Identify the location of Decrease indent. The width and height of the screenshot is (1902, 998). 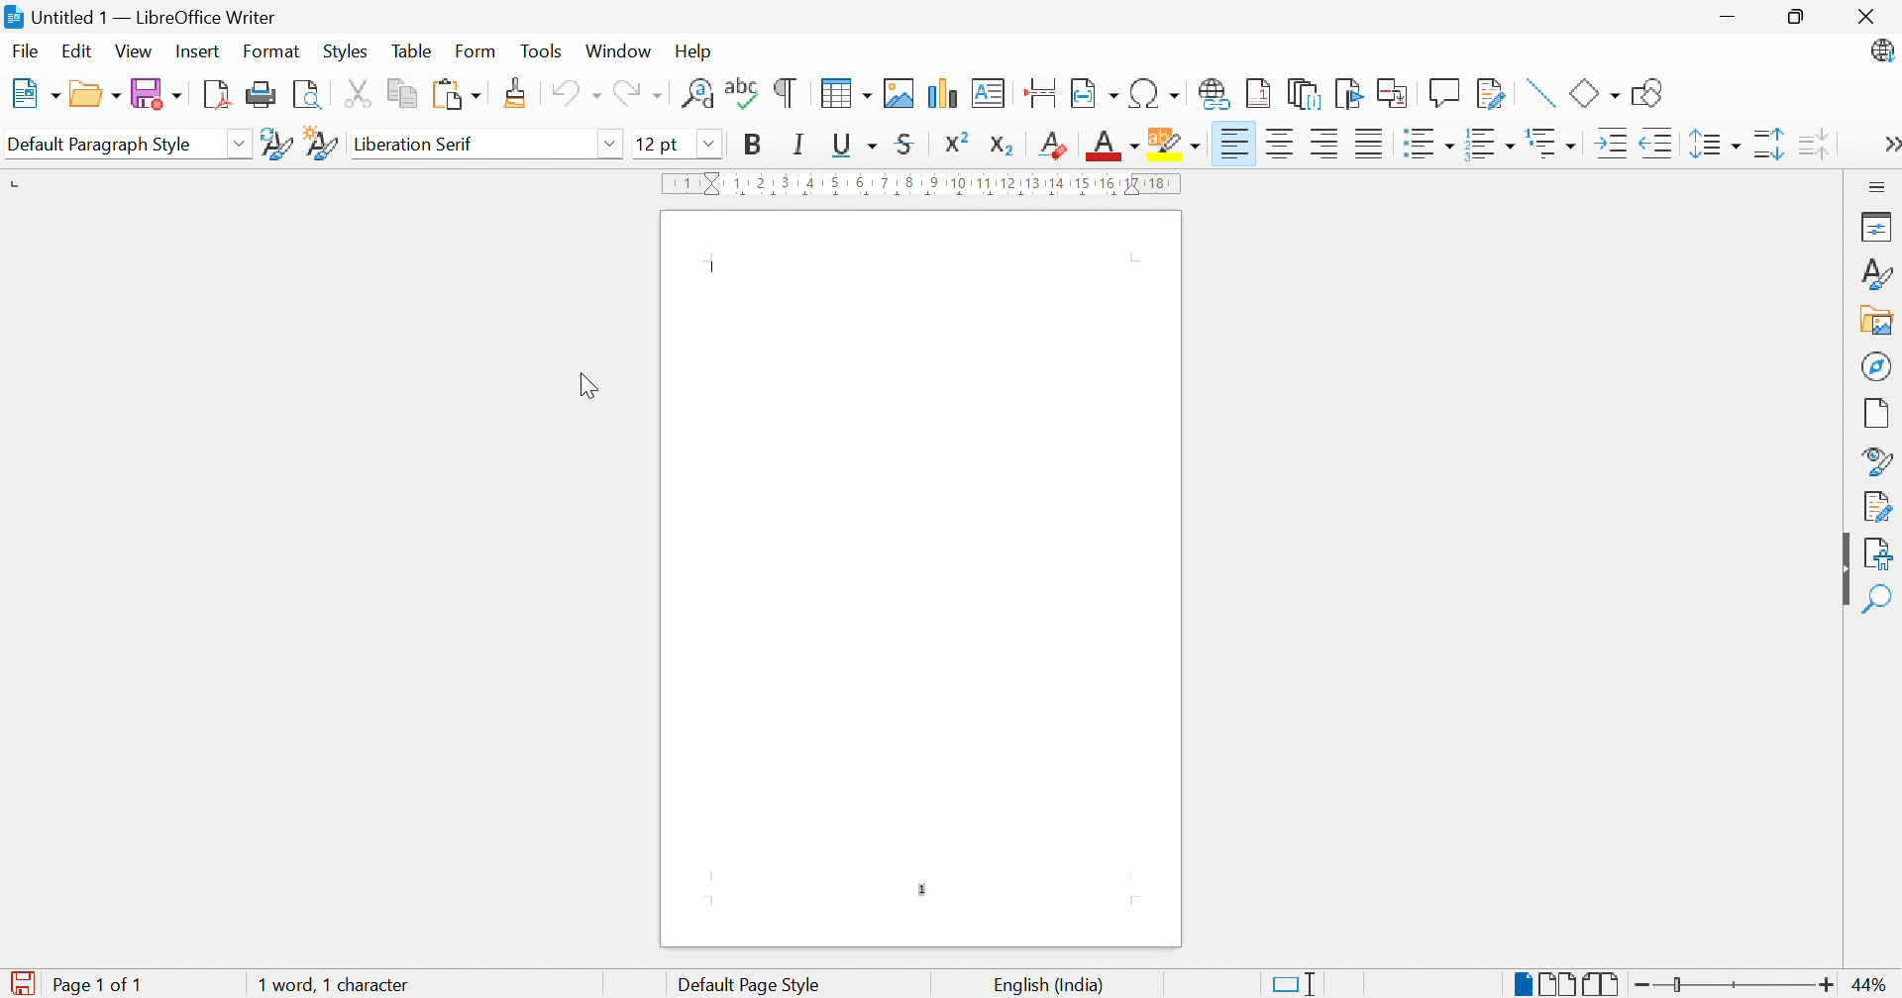
(1657, 144).